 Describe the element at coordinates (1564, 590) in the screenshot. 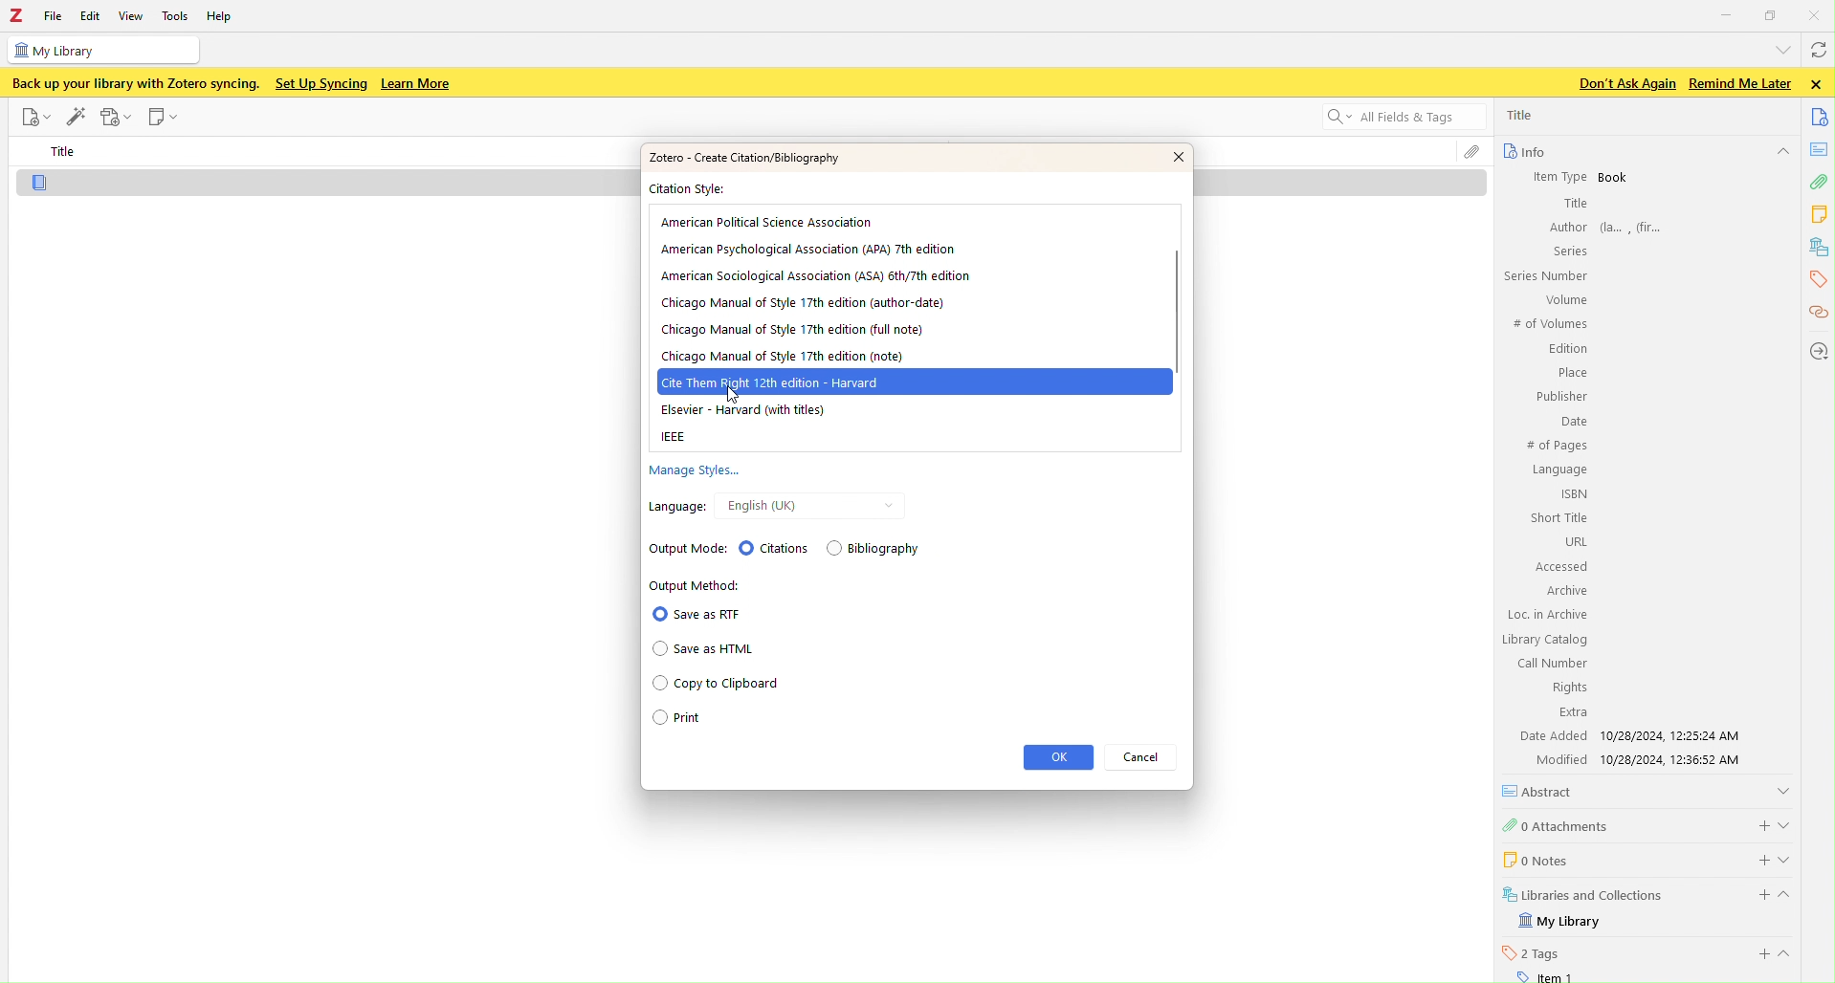

I see `Archive` at that location.